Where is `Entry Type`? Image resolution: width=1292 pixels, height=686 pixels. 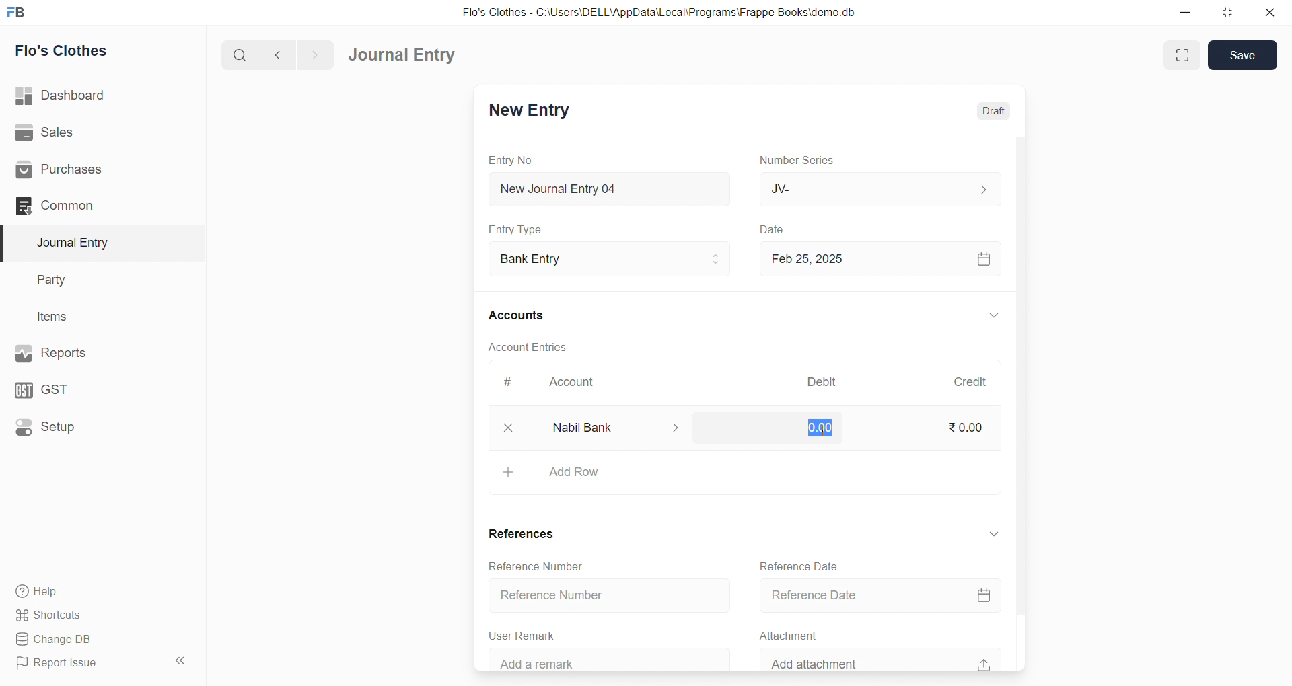
Entry Type is located at coordinates (515, 229).